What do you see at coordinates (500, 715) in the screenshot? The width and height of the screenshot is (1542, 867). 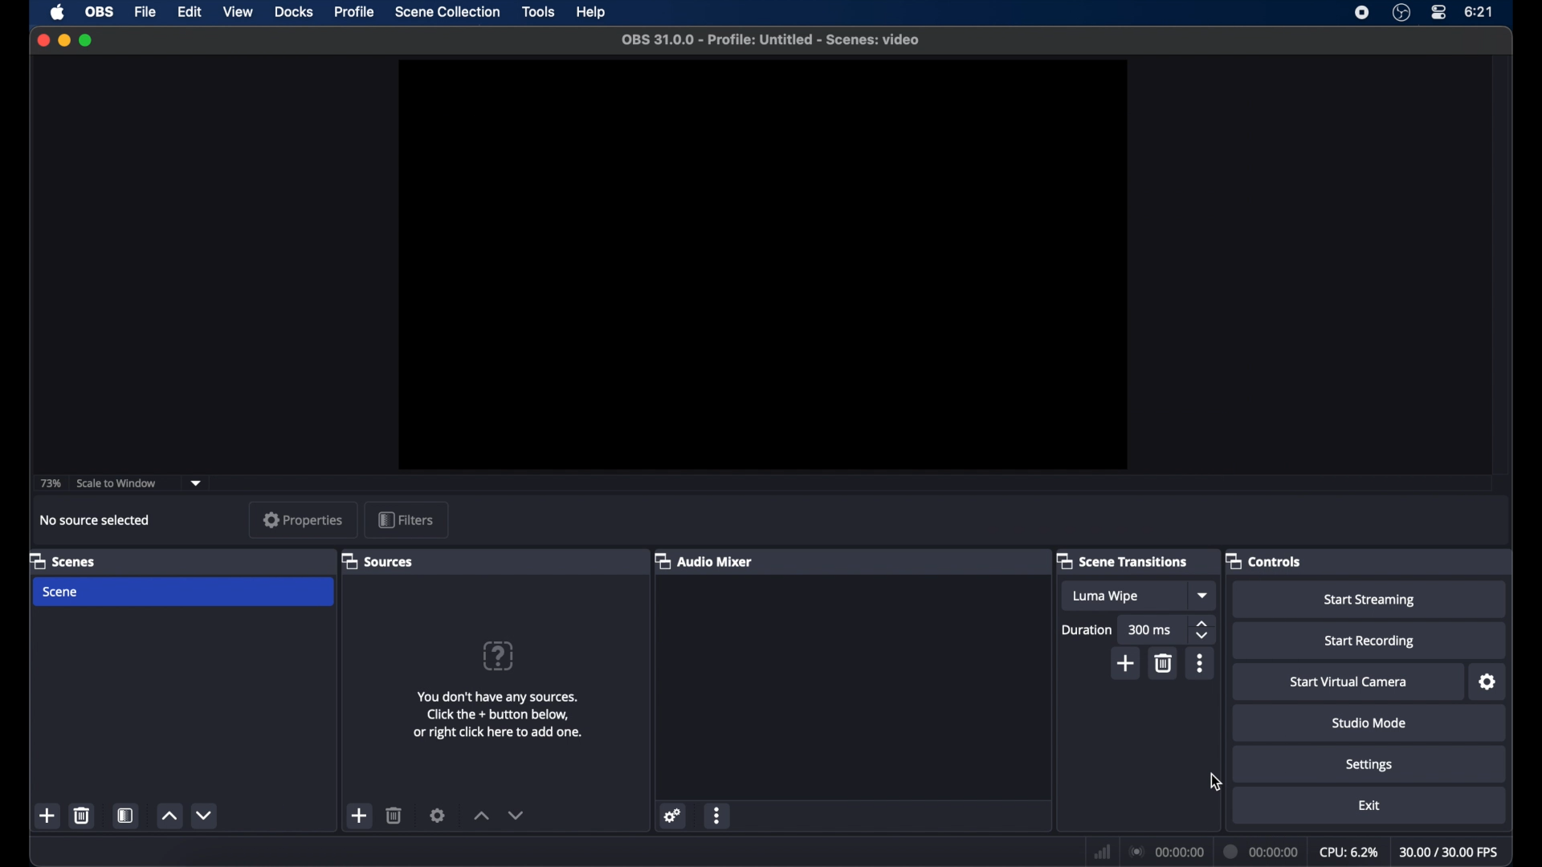 I see `add sources information` at bounding box center [500, 715].